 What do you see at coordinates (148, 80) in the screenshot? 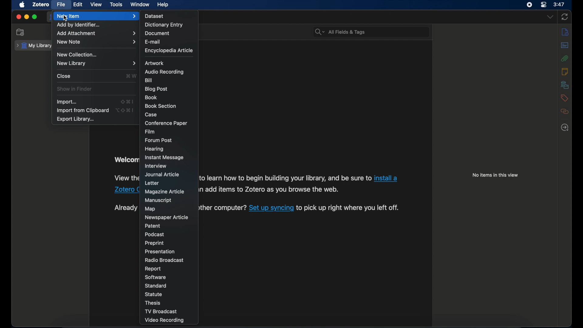
I see `bill` at bounding box center [148, 80].